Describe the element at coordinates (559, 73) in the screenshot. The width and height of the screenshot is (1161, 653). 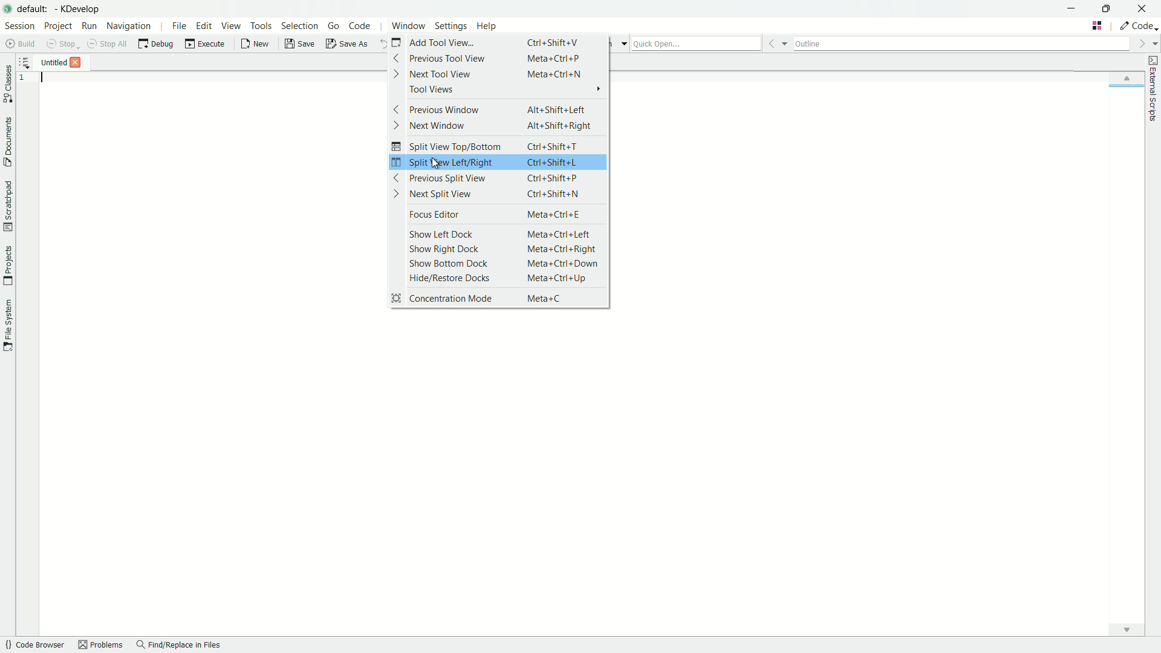
I see `Meta+Ctrl+N` at that location.